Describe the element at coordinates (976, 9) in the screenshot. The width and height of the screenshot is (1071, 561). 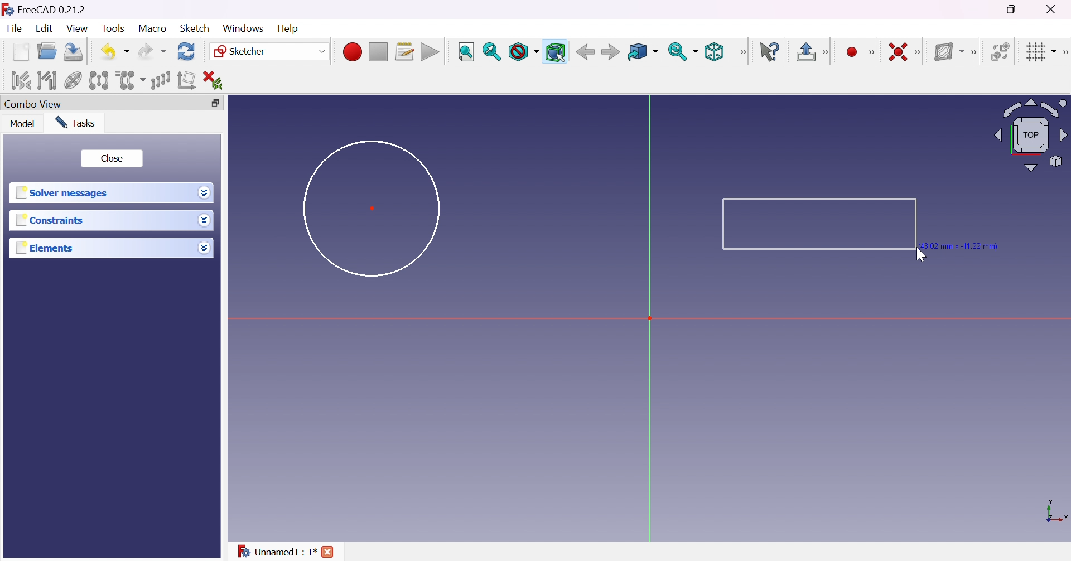
I see `Minimize` at that location.